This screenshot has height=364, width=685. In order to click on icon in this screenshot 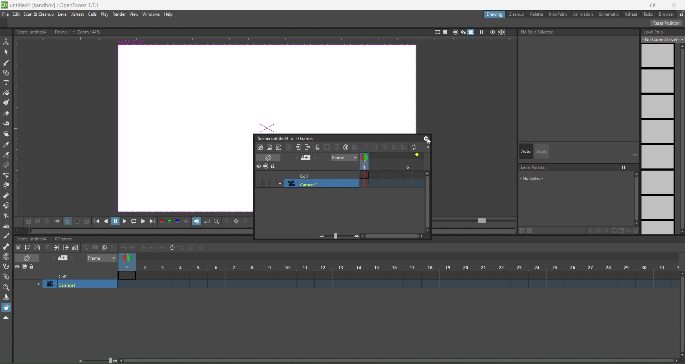, I will do `click(25, 267)`.